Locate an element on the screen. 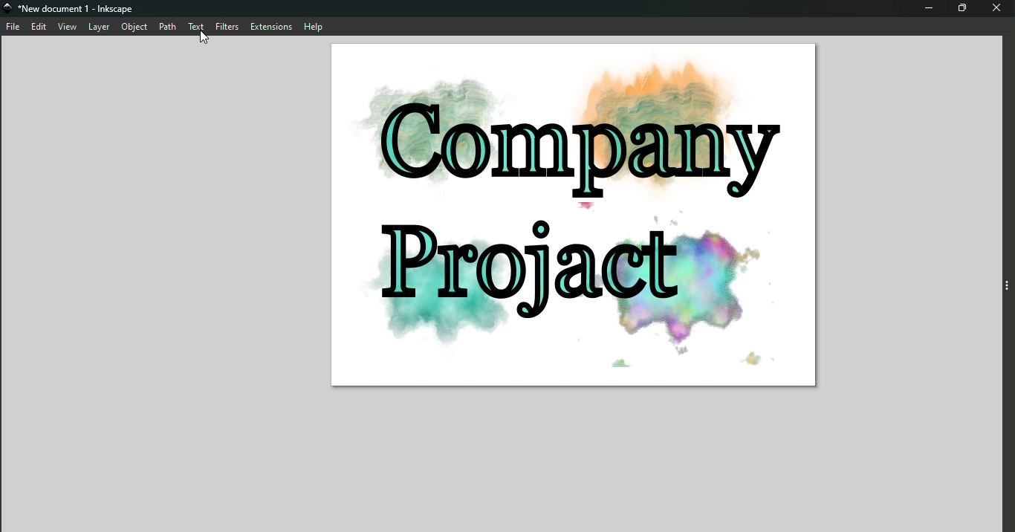 Image resolution: width=1015 pixels, height=532 pixels. layer is located at coordinates (100, 27).